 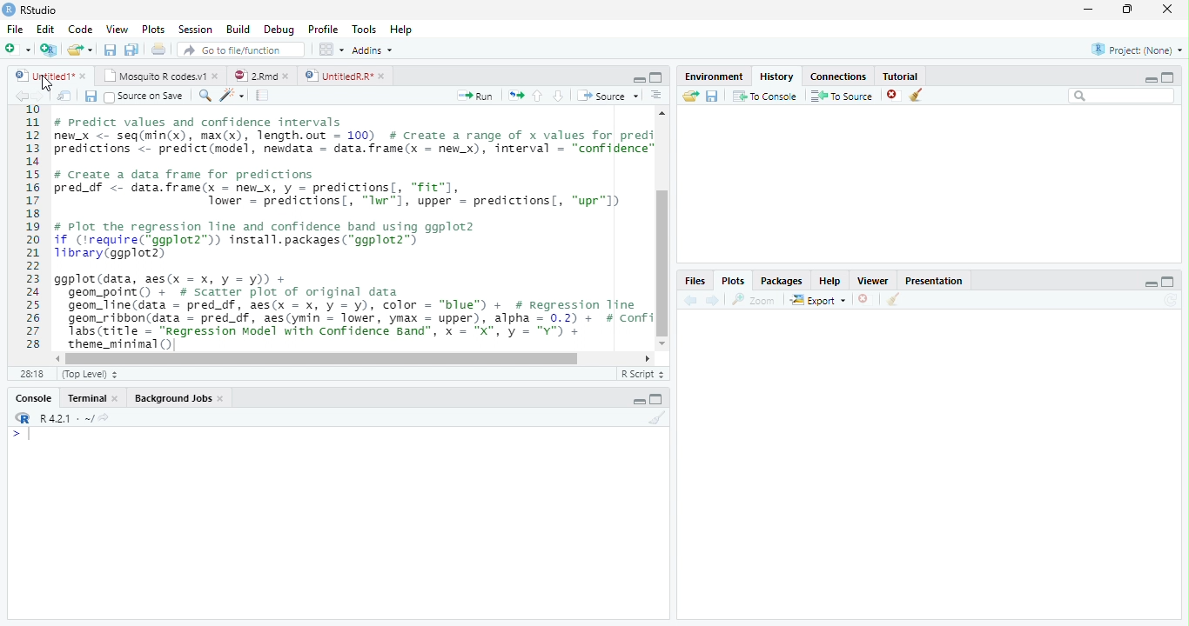 I want to click on Debug, so click(x=282, y=31).